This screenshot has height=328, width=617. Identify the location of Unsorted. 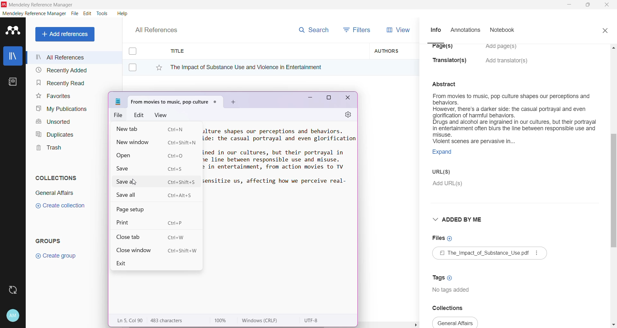
(52, 121).